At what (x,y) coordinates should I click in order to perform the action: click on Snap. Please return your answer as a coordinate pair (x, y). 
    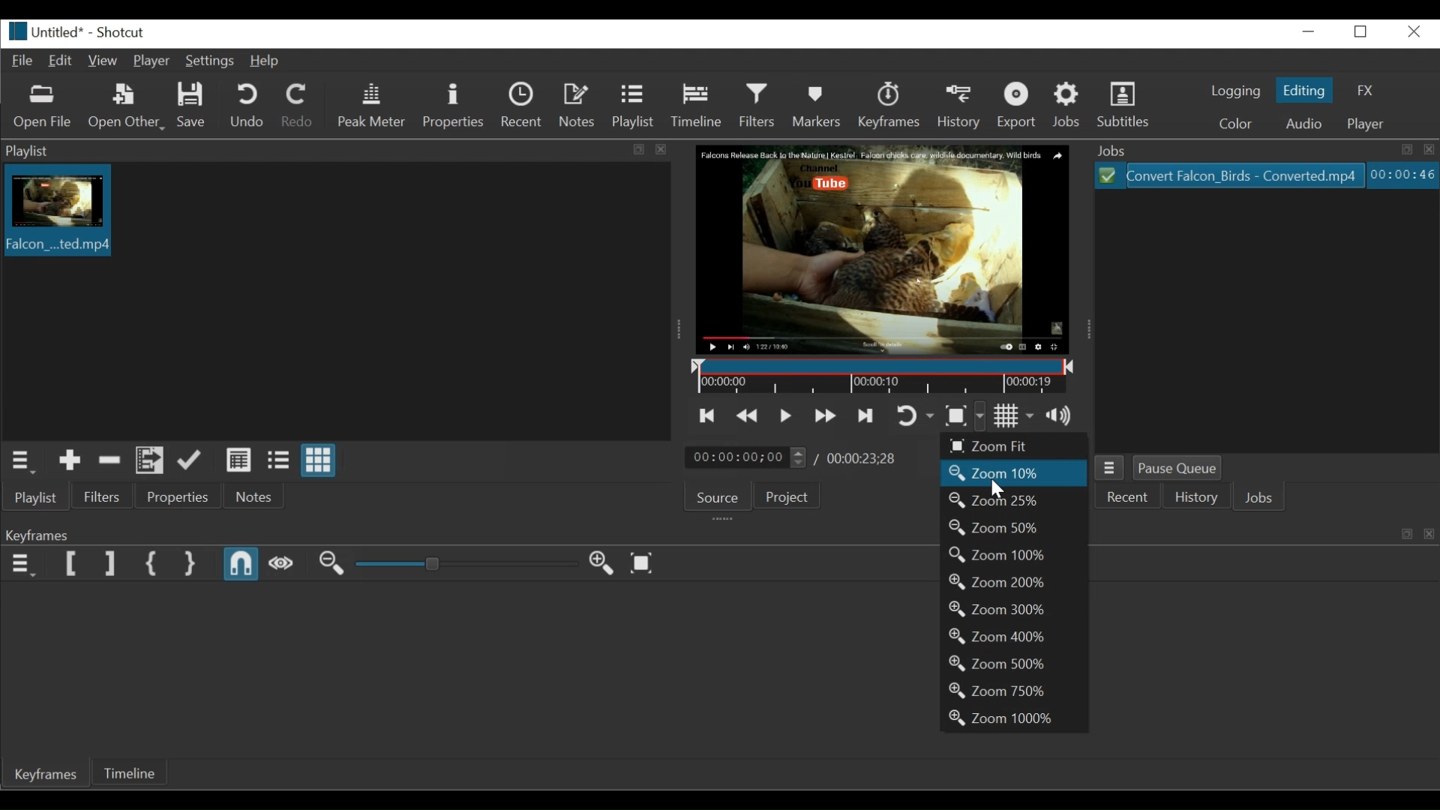
    Looking at the image, I should click on (241, 564).